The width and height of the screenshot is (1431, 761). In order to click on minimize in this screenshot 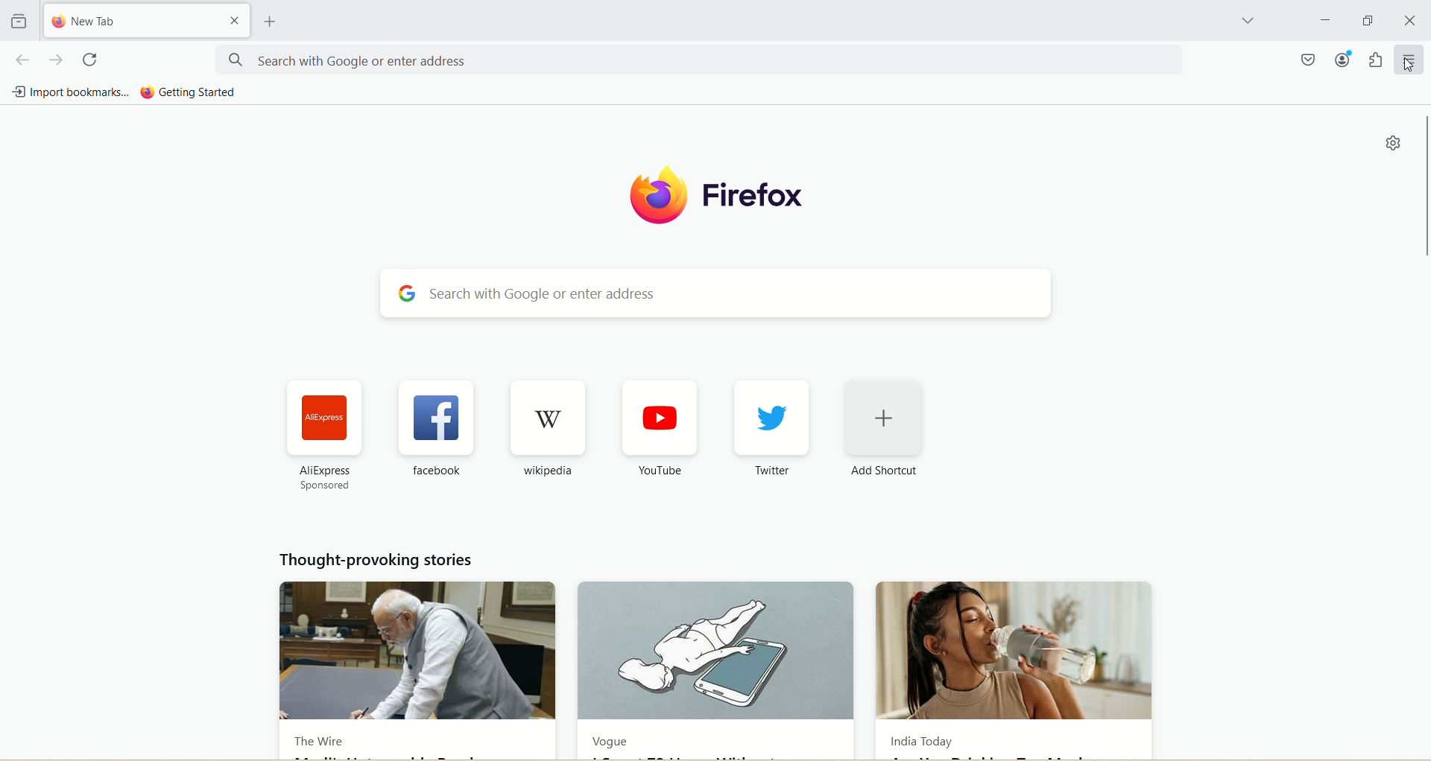, I will do `click(1324, 19)`.